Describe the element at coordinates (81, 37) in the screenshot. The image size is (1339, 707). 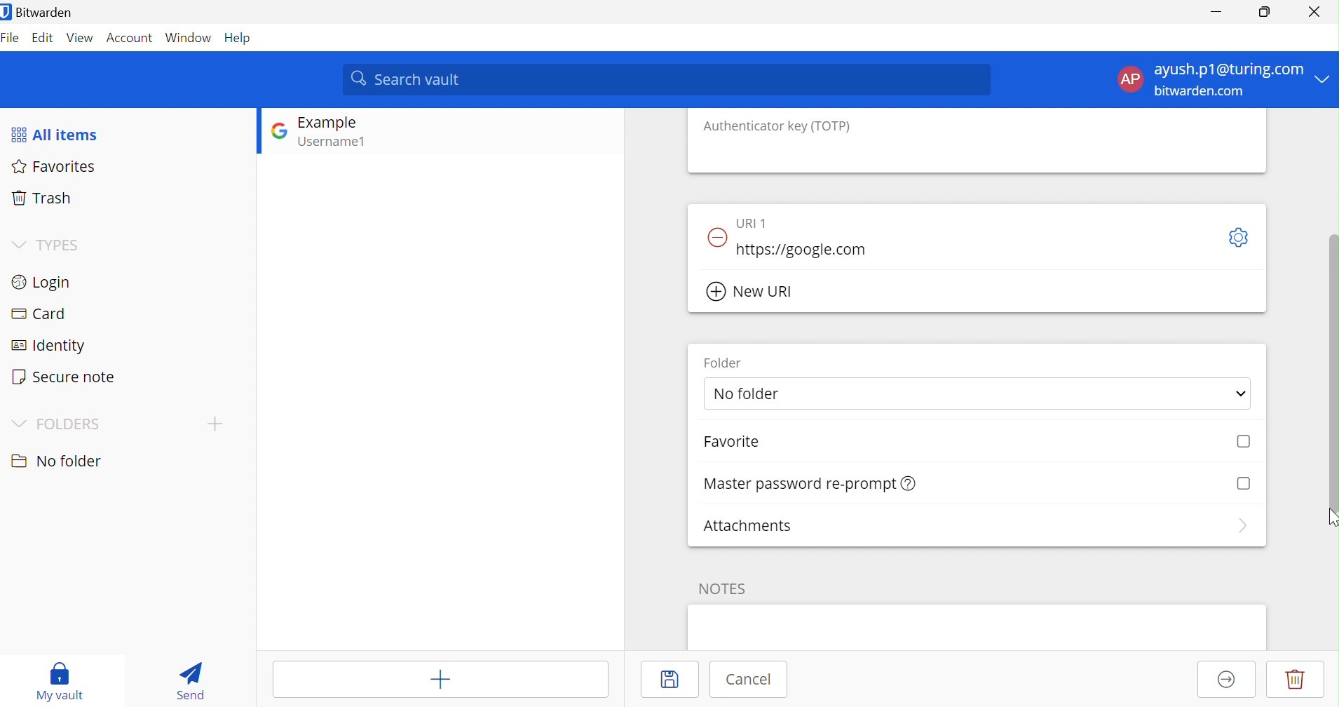
I see `View` at that location.